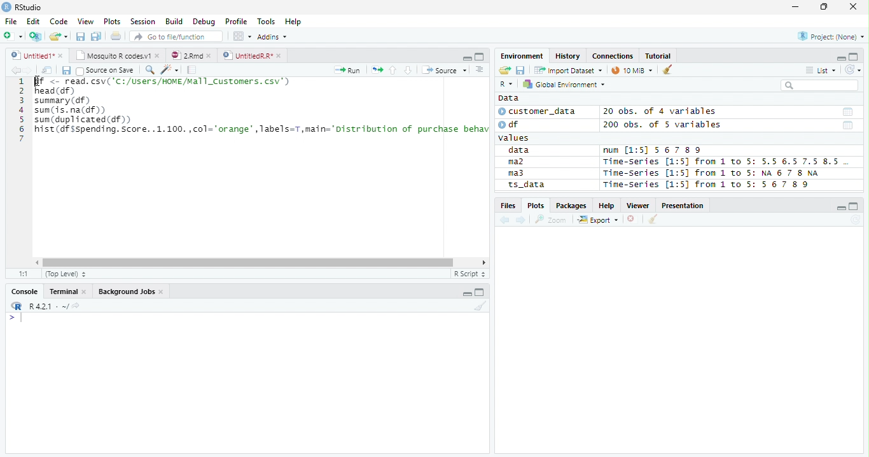  I want to click on Help, so click(607, 206).